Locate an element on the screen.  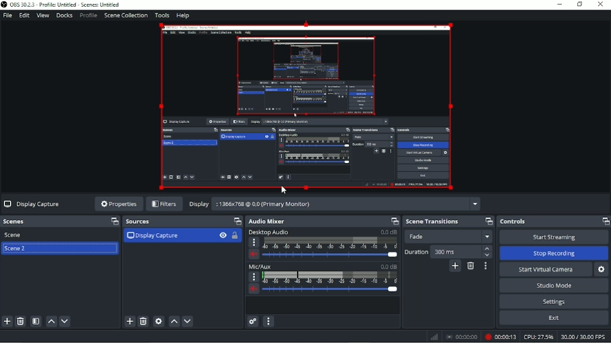
OBS 30.2.3 - Profile: Untitled - Scenes: Untitled is located at coordinates (61, 4).